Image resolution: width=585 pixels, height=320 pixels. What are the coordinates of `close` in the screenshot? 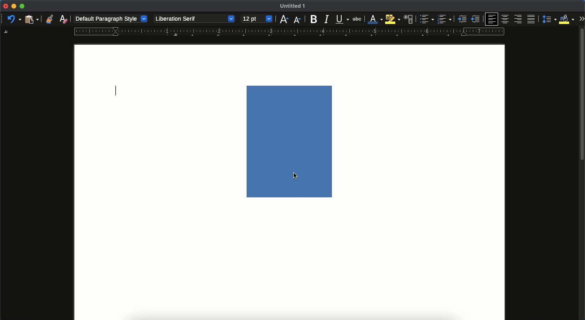 It's located at (5, 6).